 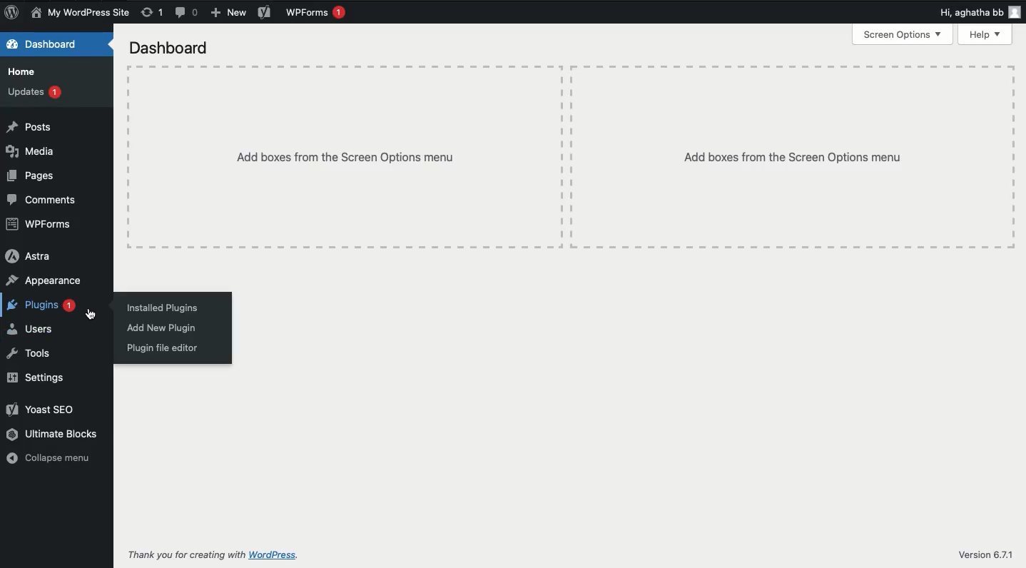 I want to click on Name, so click(x=82, y=14).